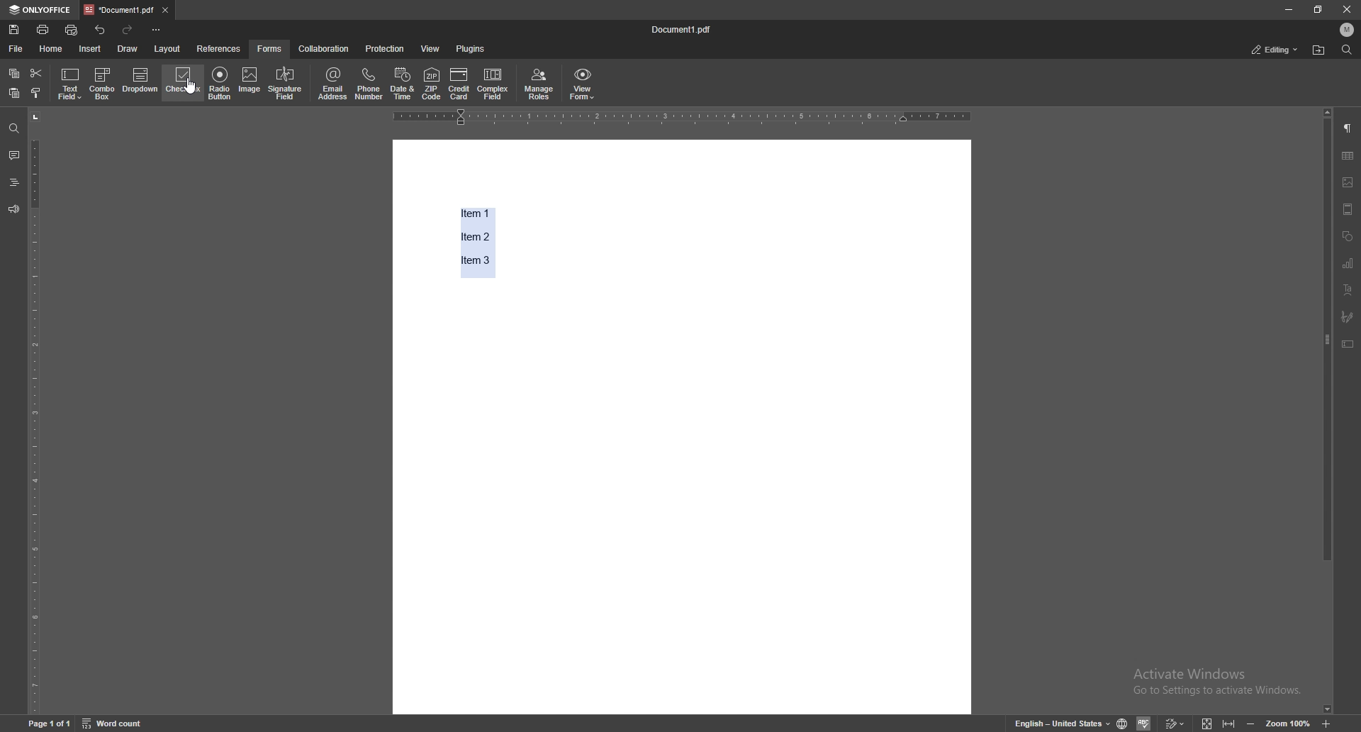 This screenshot has height=732, width=1361. I want to click on home, so click(54, 48).